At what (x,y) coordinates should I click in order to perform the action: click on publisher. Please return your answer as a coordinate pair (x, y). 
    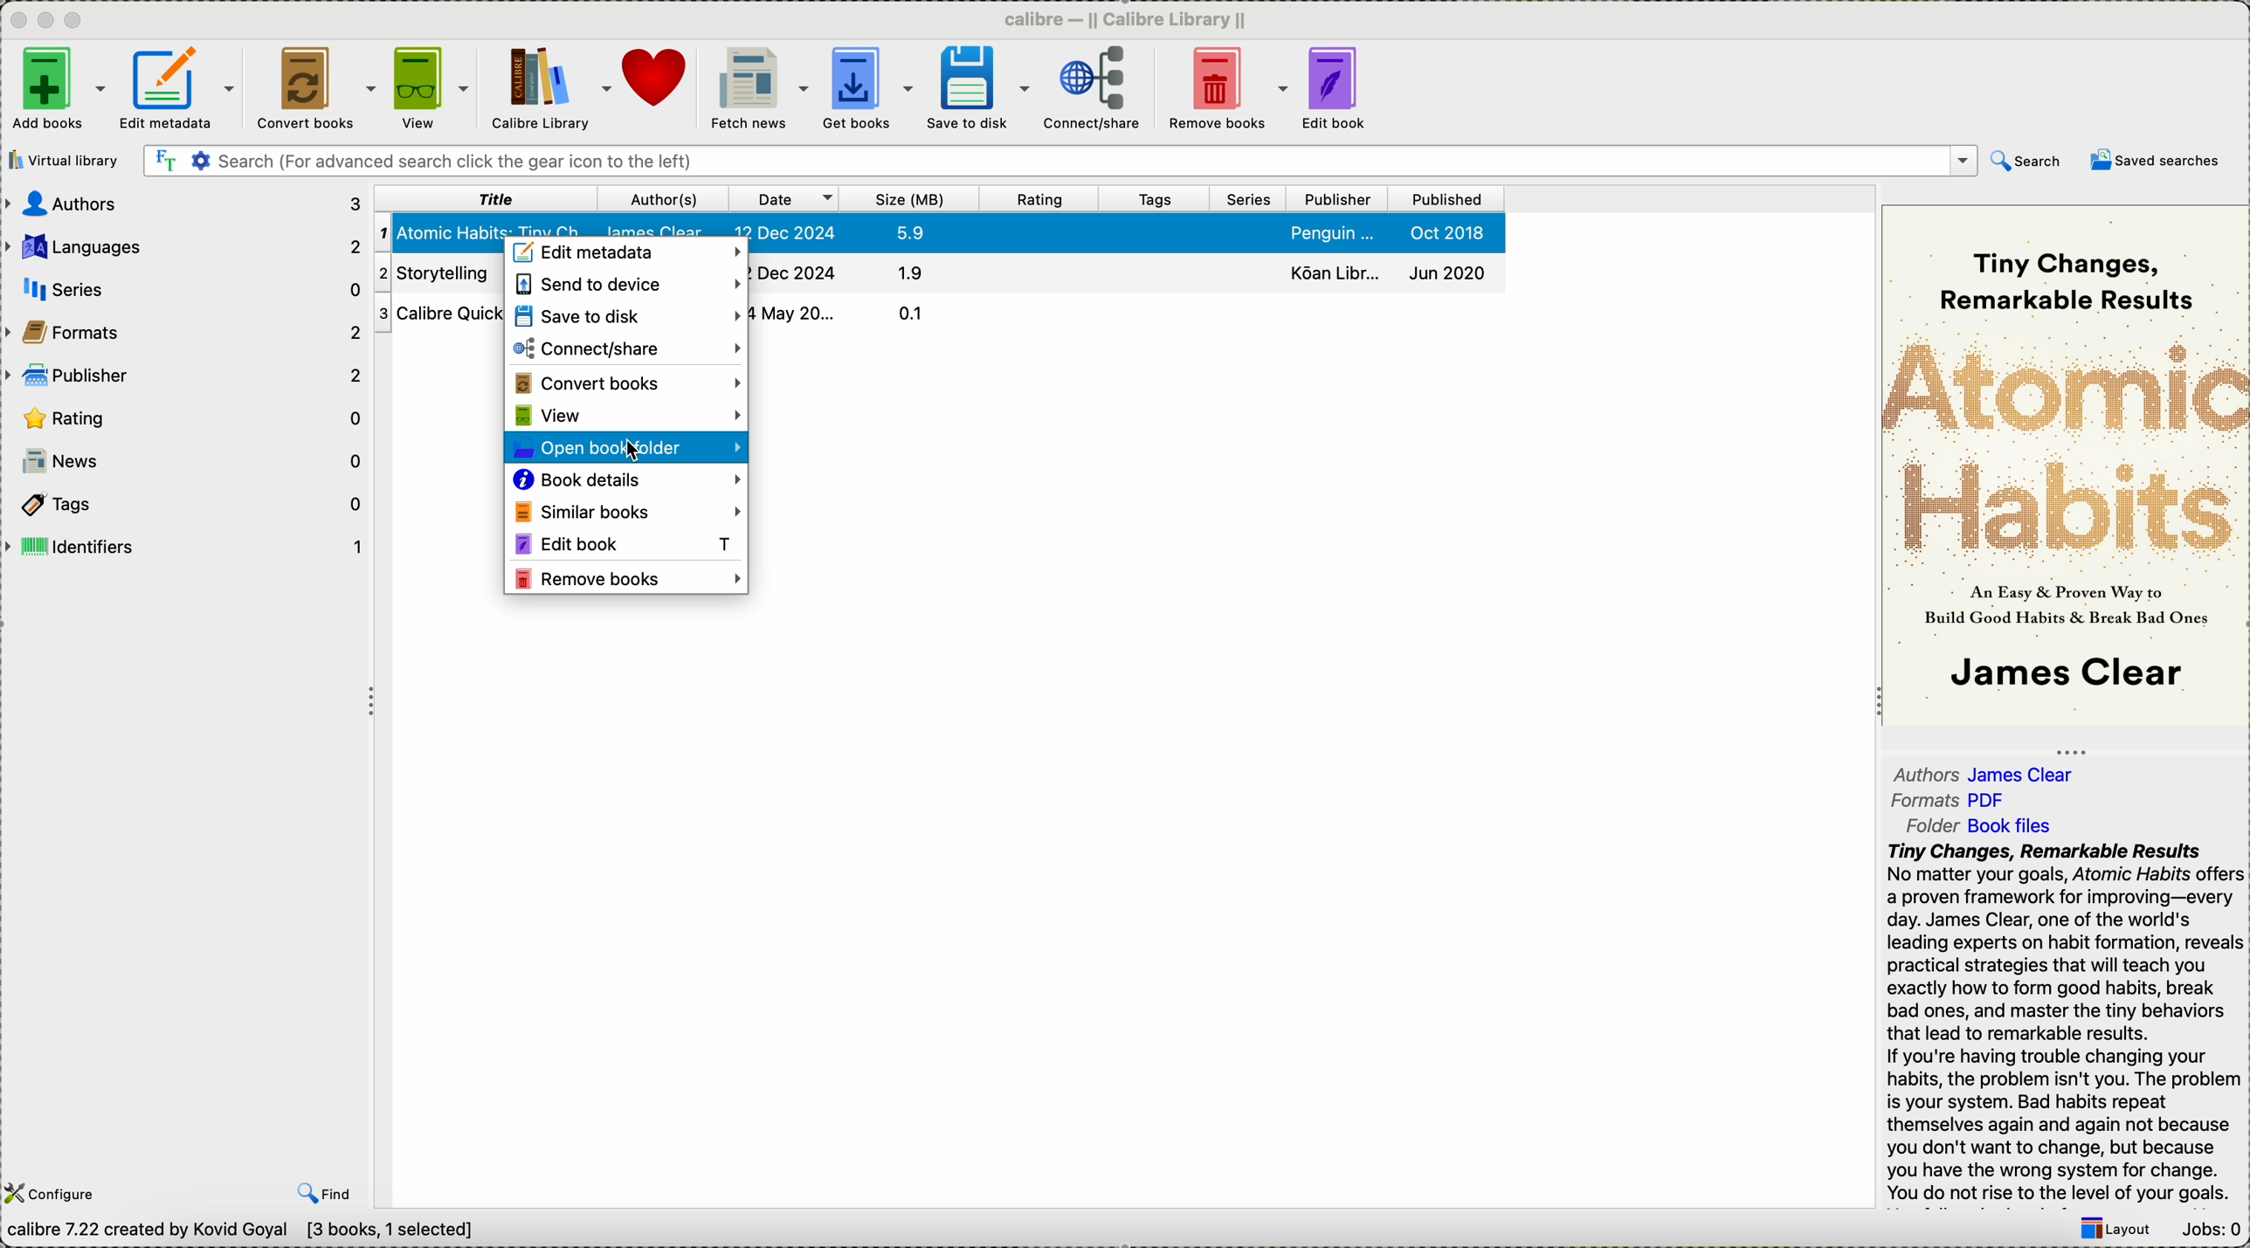
    Looking at the image, I should click on (1342, 199).